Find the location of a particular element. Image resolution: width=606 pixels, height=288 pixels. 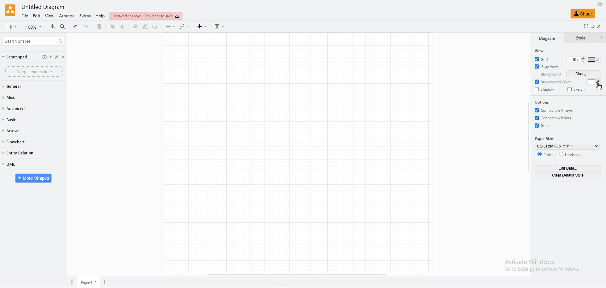

UML is located at coordinates (29, 164).